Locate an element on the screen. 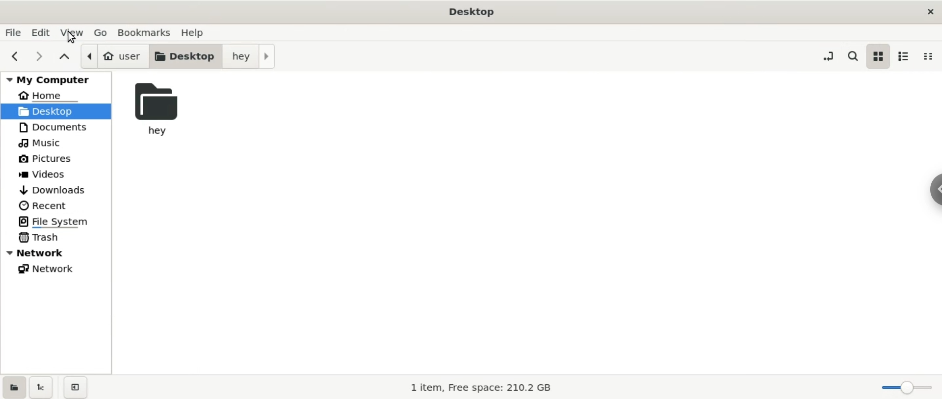 The height and width of the screenshot is (399, 942). list view is located at coordinates (905, 55).